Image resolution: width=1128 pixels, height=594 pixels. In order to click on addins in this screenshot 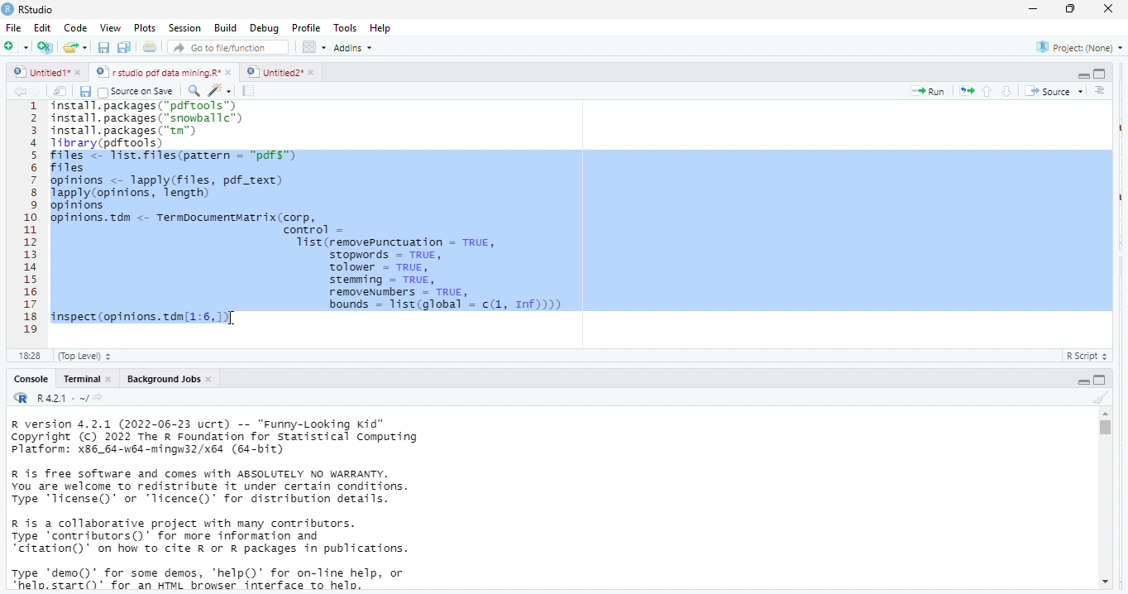, I will do `click(357, 47)`.